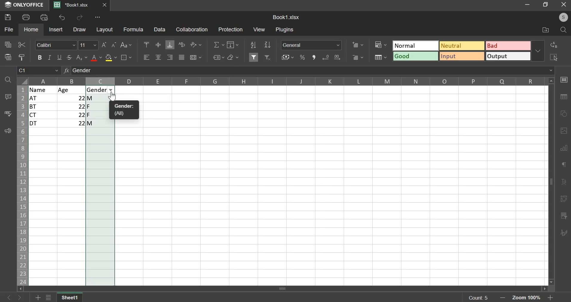 Image resolution: width=571 pixels, height=302 pixels. I want to click on align right, so click(170, 57).